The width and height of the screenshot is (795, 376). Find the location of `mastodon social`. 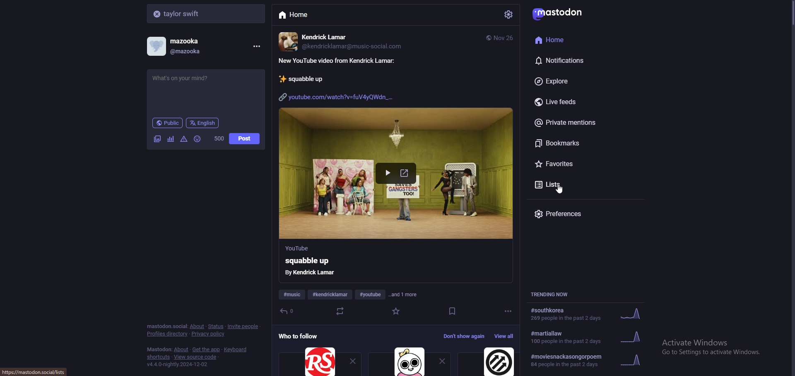

mastodon social is located at coordinates (166, 326).